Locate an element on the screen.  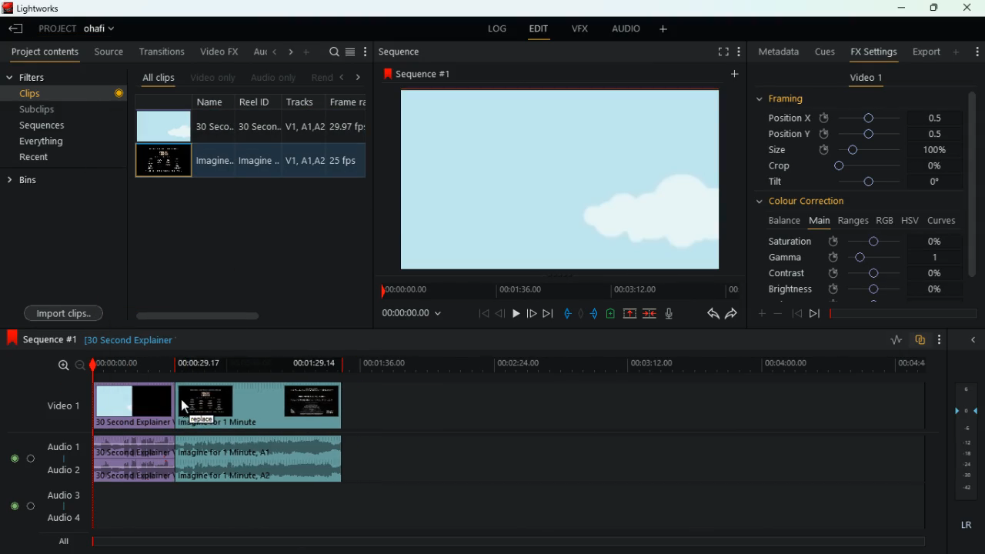
hsv is located at coordinates (909, 219).